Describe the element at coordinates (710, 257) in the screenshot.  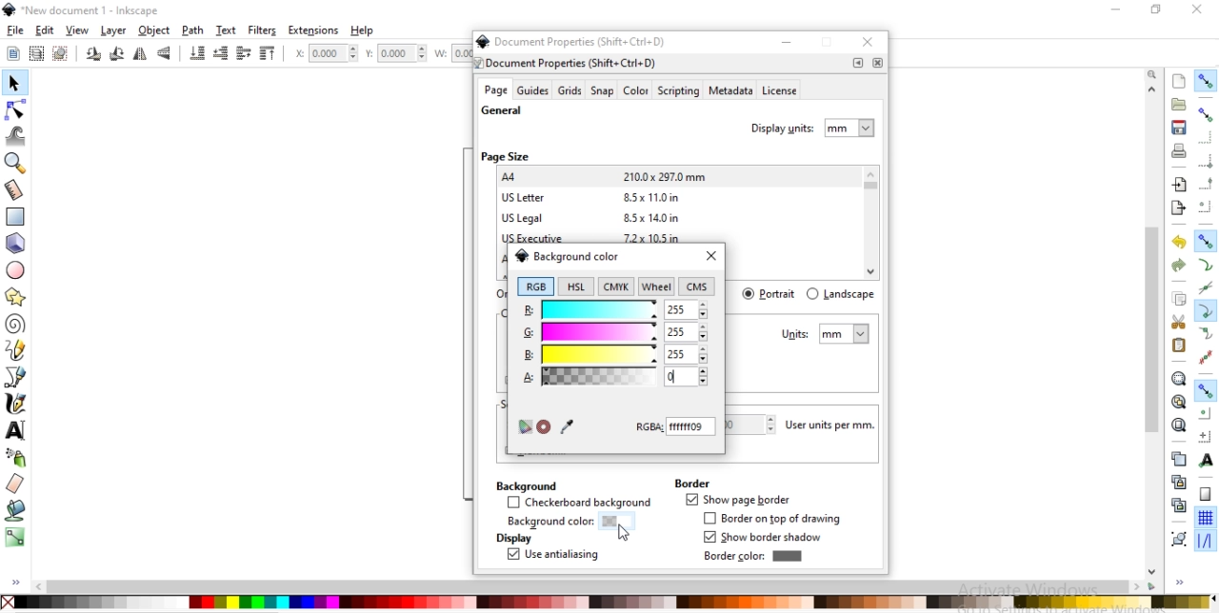
I see `close` at that location.